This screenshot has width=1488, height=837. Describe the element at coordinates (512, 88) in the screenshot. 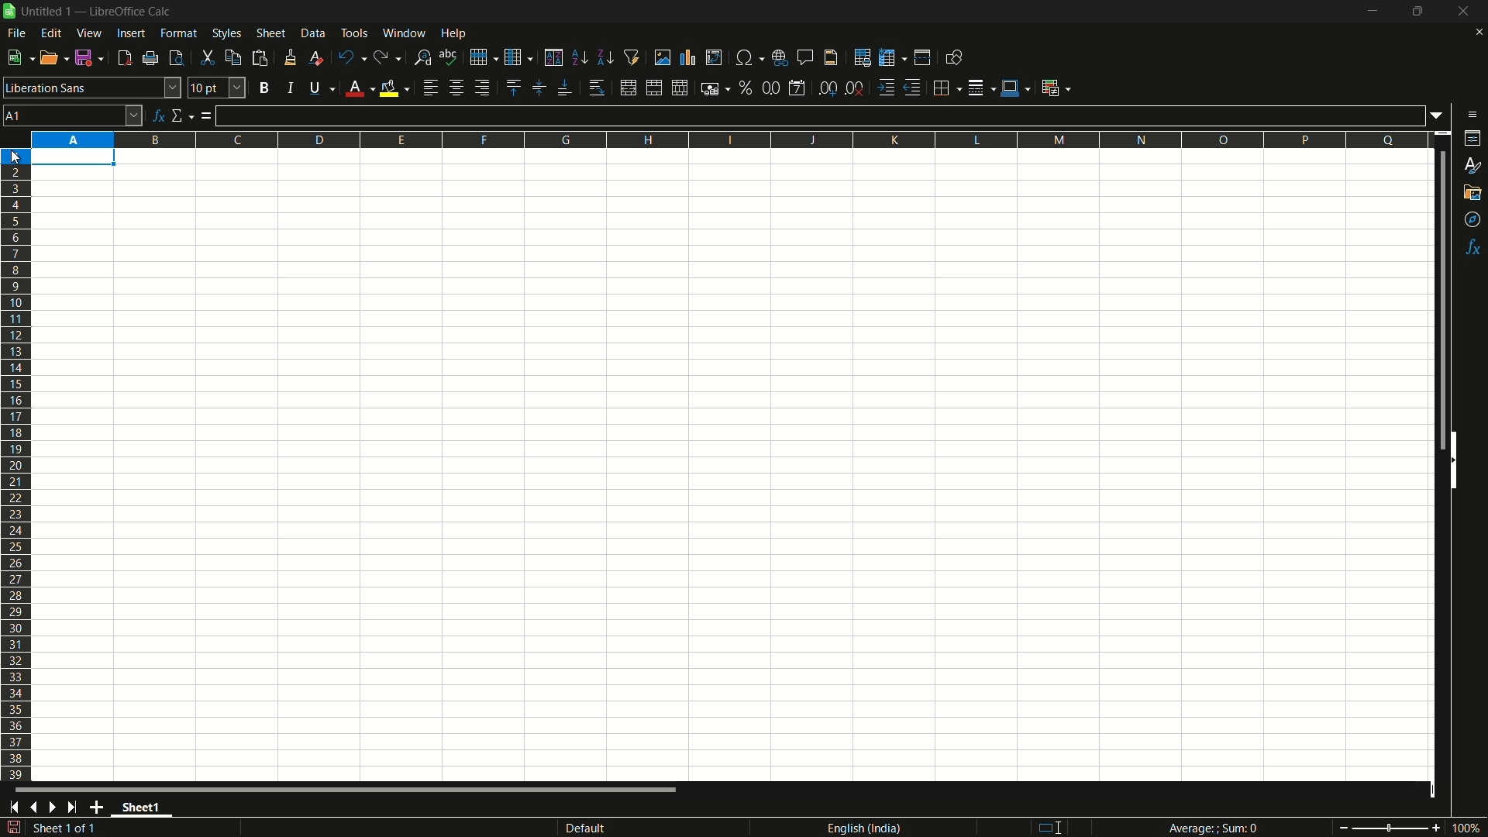

I see `align top` at that location.